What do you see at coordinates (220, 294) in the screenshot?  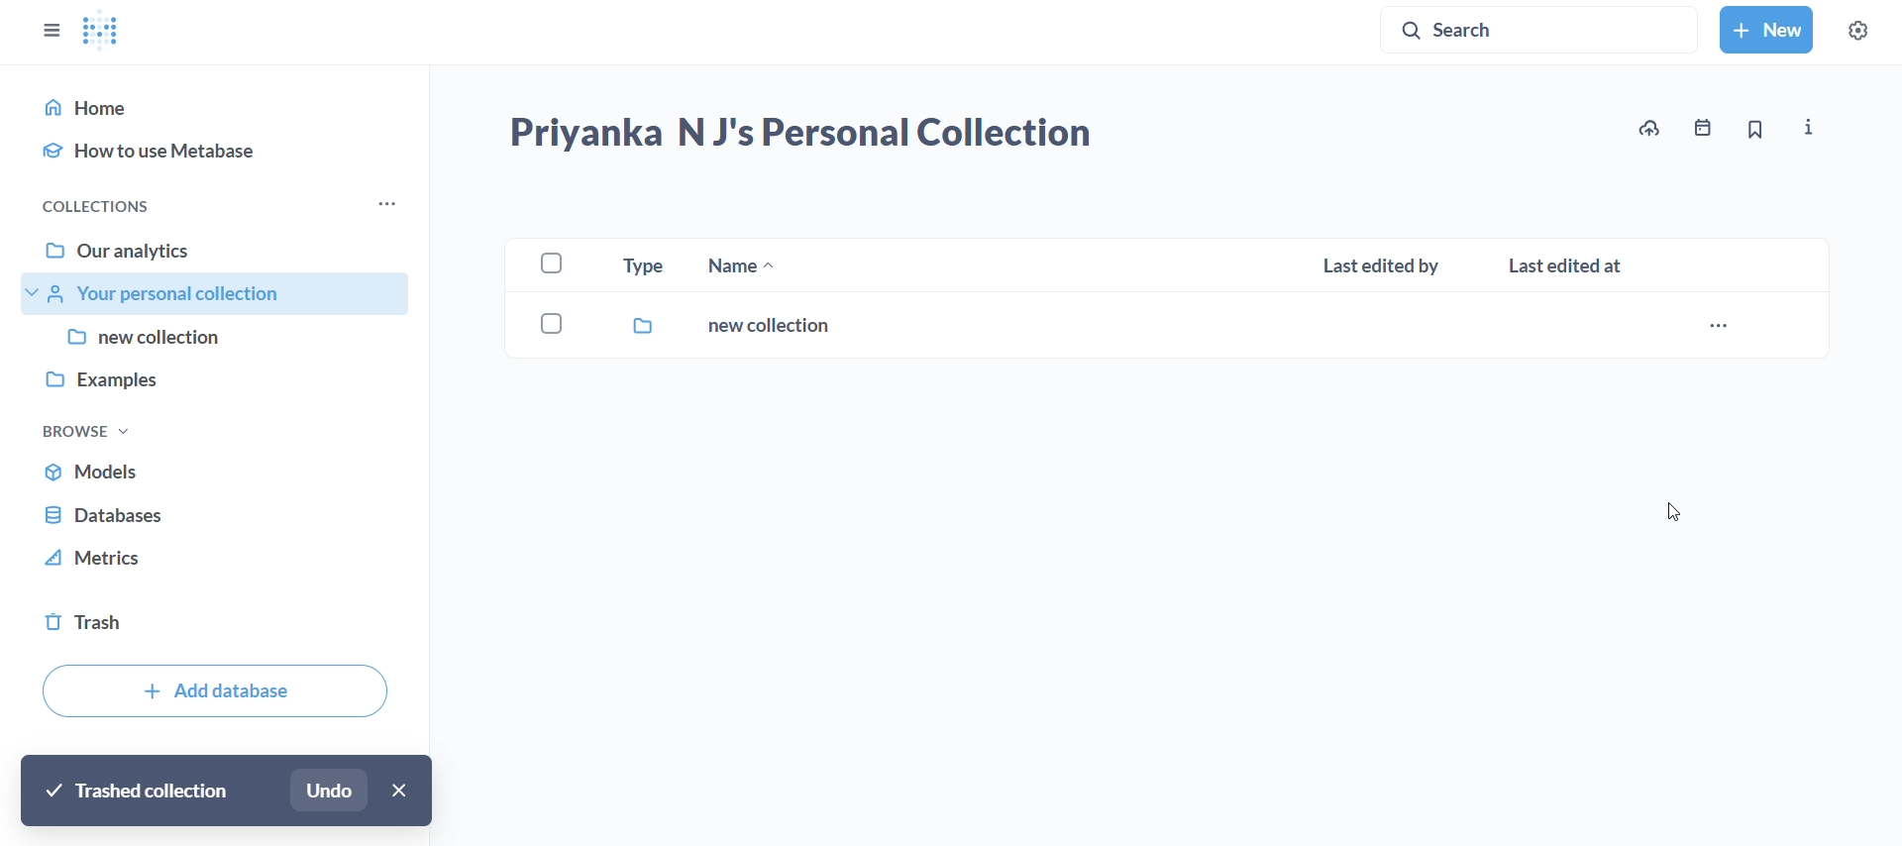 I see `your personal collections` at bounding box center [220, 294].